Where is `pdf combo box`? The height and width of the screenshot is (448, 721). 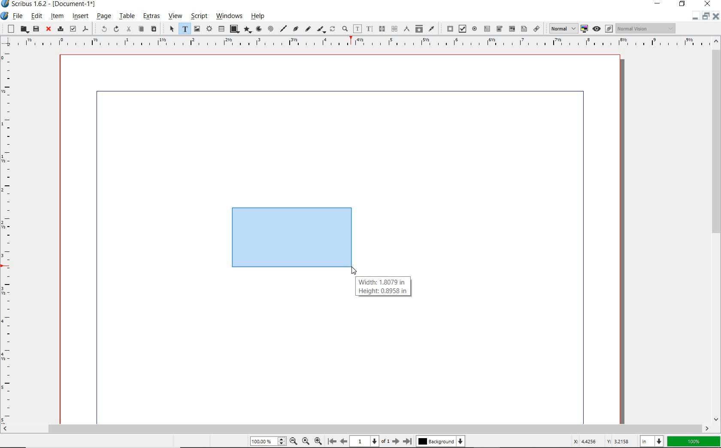 pdf combo box is located at coordinates (511, 29).